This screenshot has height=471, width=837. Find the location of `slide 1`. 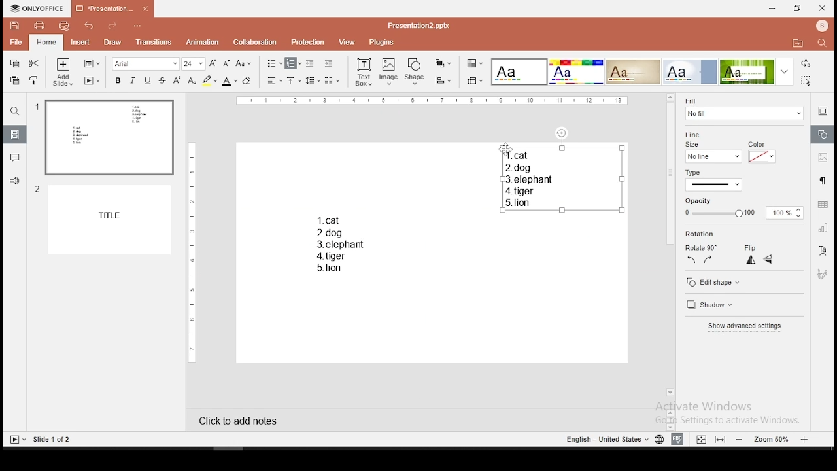

slide 1 is located at coordinates (109, 138).